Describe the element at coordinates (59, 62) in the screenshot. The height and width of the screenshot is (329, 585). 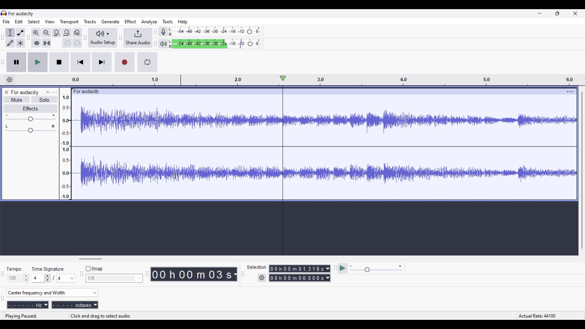
I see `Stop` at that location.